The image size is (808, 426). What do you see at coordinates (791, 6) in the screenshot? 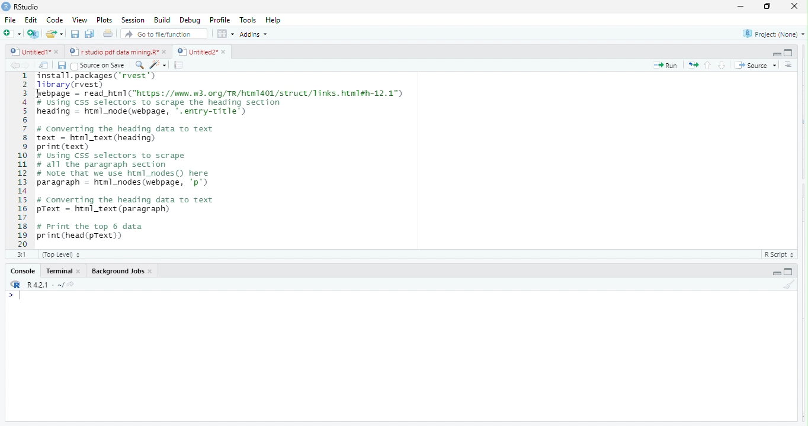
I see `close` at bounding box center [791, 6].